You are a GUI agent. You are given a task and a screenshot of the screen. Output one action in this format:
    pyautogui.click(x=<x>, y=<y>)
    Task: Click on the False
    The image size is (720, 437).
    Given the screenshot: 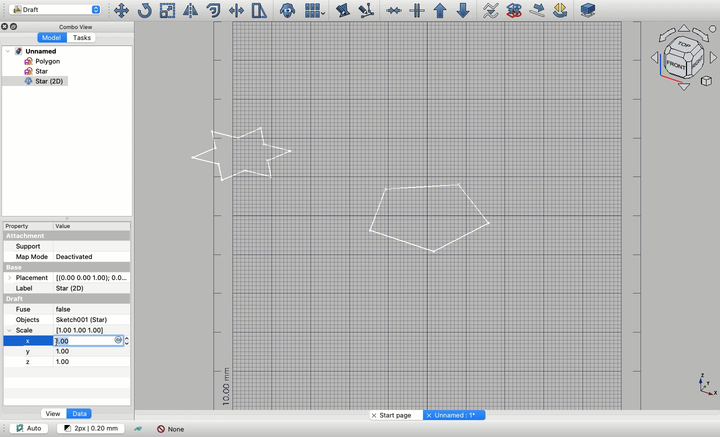 What is the action you would take?
    pyautogui.click(x=71, y=309)
    